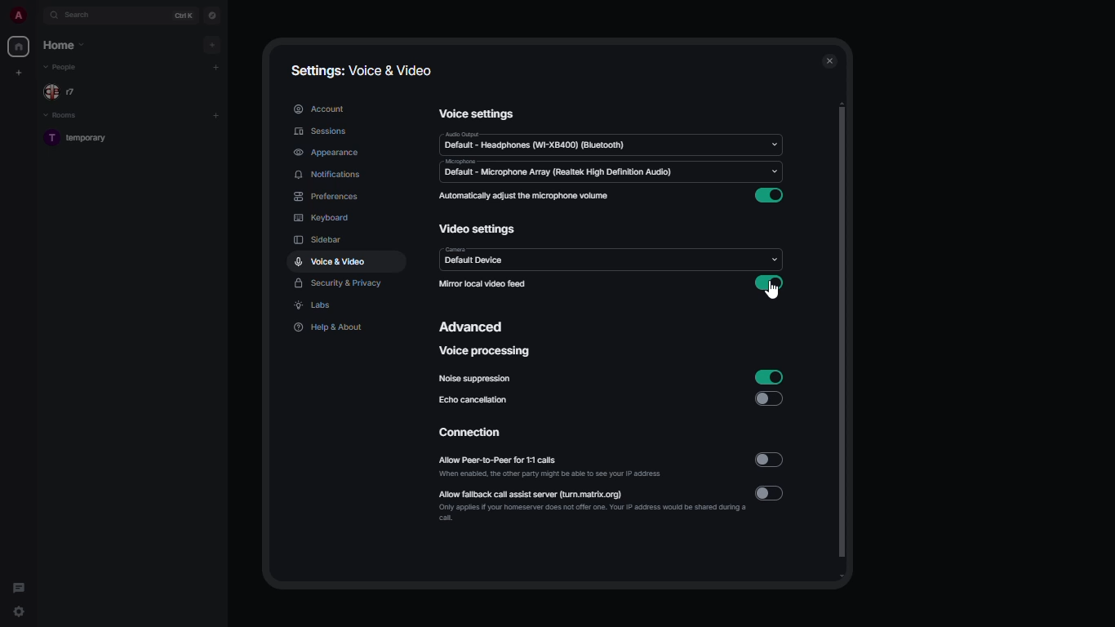 The height and width of the screenshot is (627, 1115). Describe the element at coordinates (215, 115) in the screenshot. I see `add` at that location.